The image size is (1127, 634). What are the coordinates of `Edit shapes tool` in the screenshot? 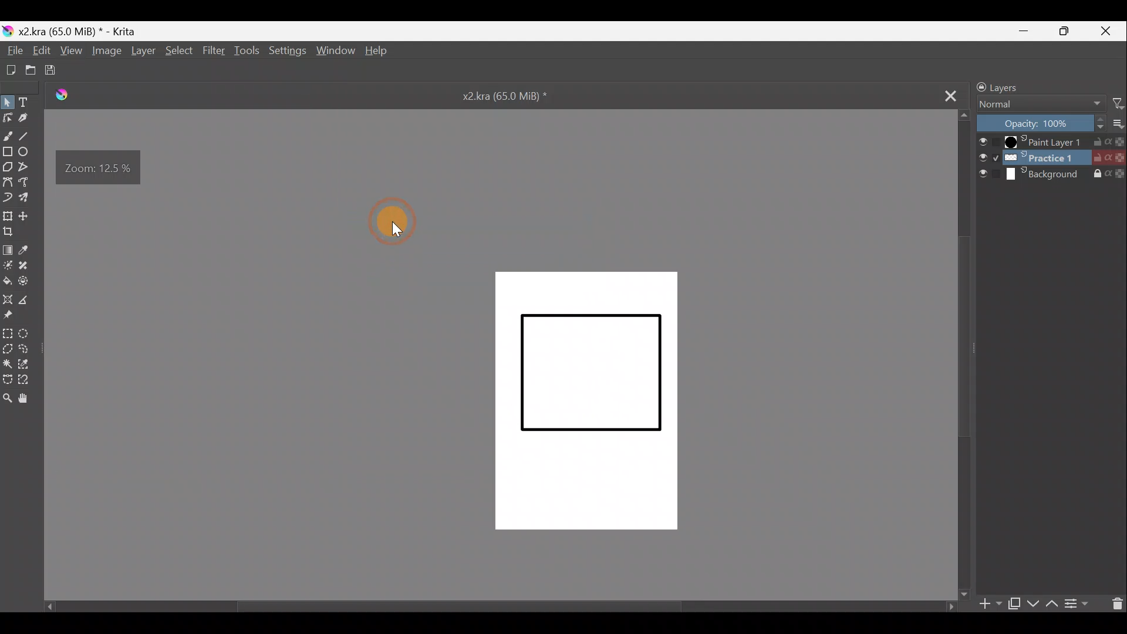 It's located at (8, 119).